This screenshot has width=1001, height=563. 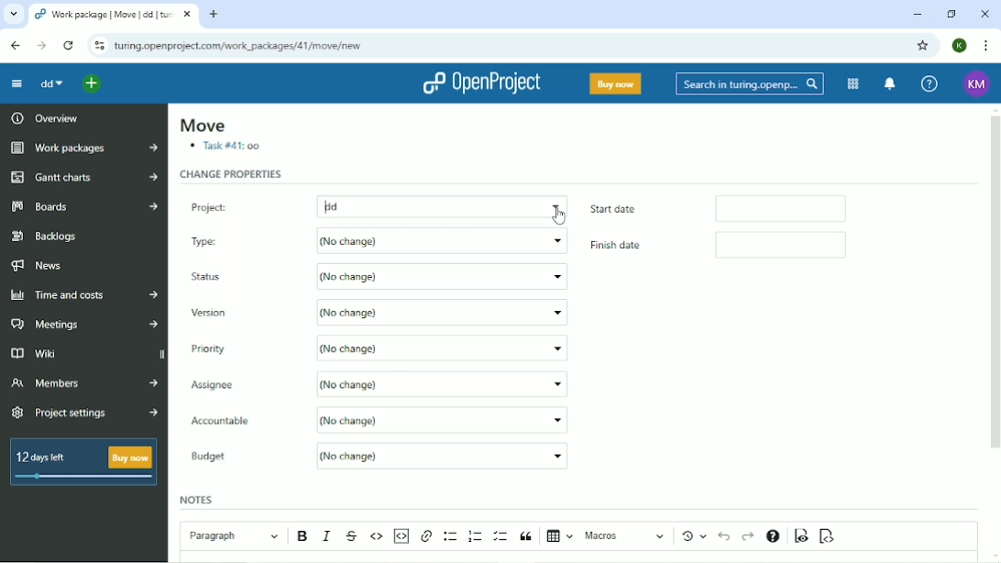 I want to click on No change, so click(x=439, y=241).